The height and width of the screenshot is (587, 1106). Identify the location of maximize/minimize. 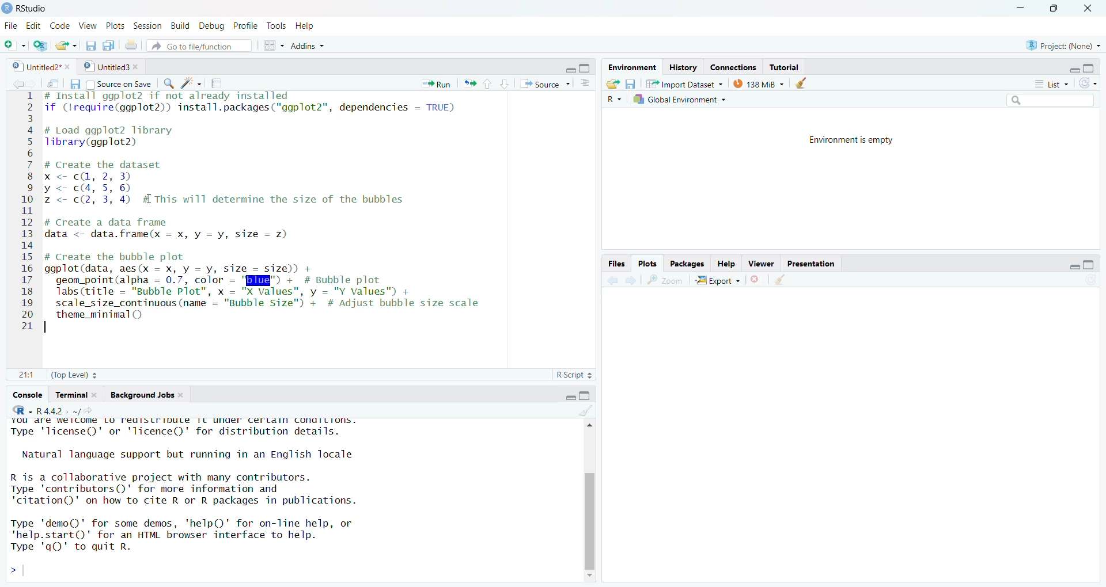
(1079, 66).